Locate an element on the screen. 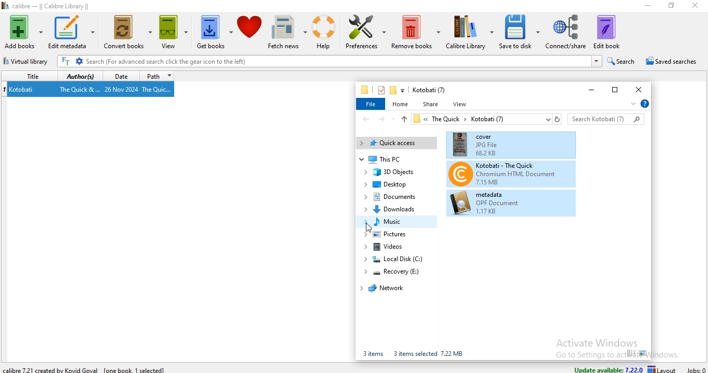 This screenshot has width=708, height=373. calibre 7.22.1 created by Kovid Goyal [one book 1 selected] is located at coordinates (87, 369).